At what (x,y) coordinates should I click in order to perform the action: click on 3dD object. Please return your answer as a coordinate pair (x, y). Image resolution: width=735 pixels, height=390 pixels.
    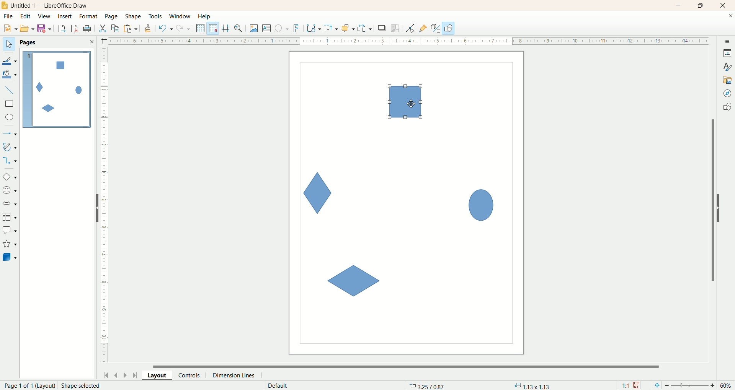
    Looking at the image, I should click on (9, 257).